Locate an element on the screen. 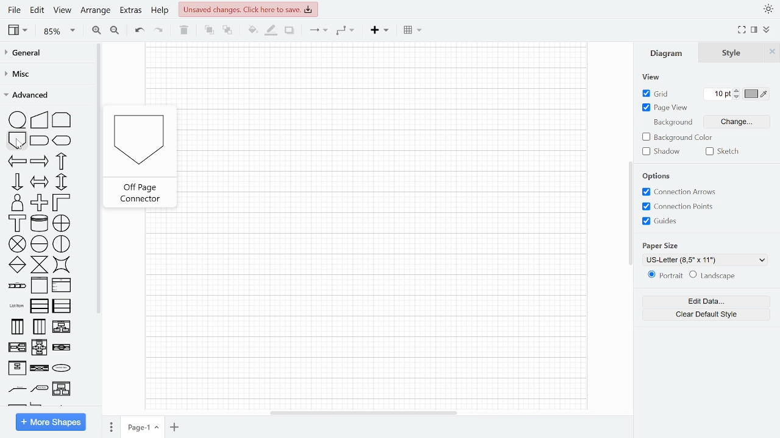 The height and width of the screenshot is (438, 780). Options is located at coordinates (657, 177).